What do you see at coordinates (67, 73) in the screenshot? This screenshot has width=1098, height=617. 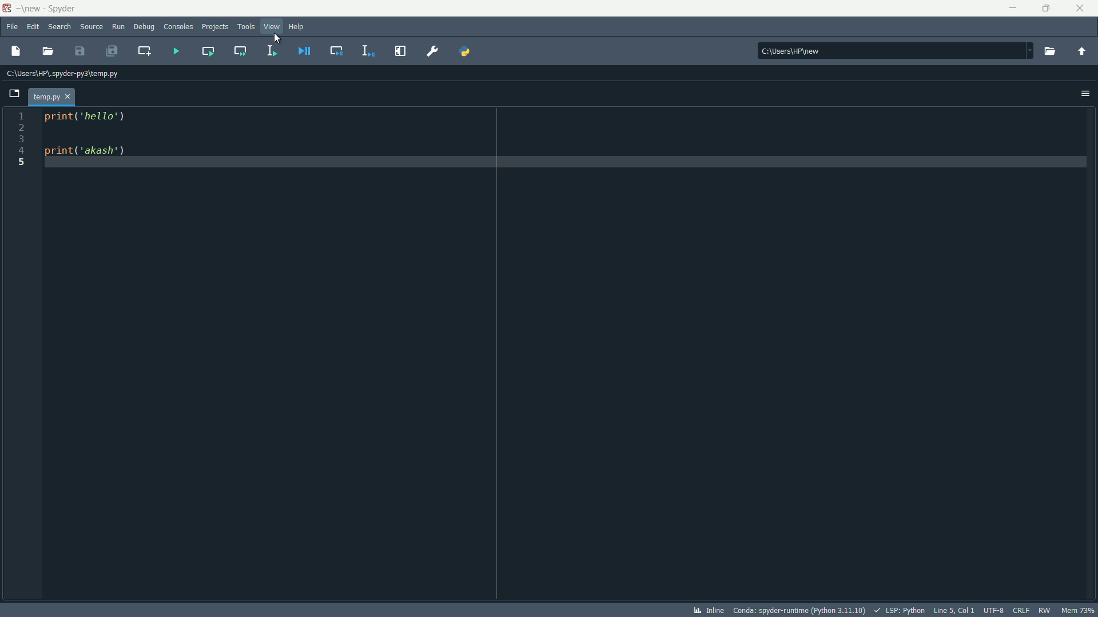 I see `Current path` at bounding box center [67, 73].